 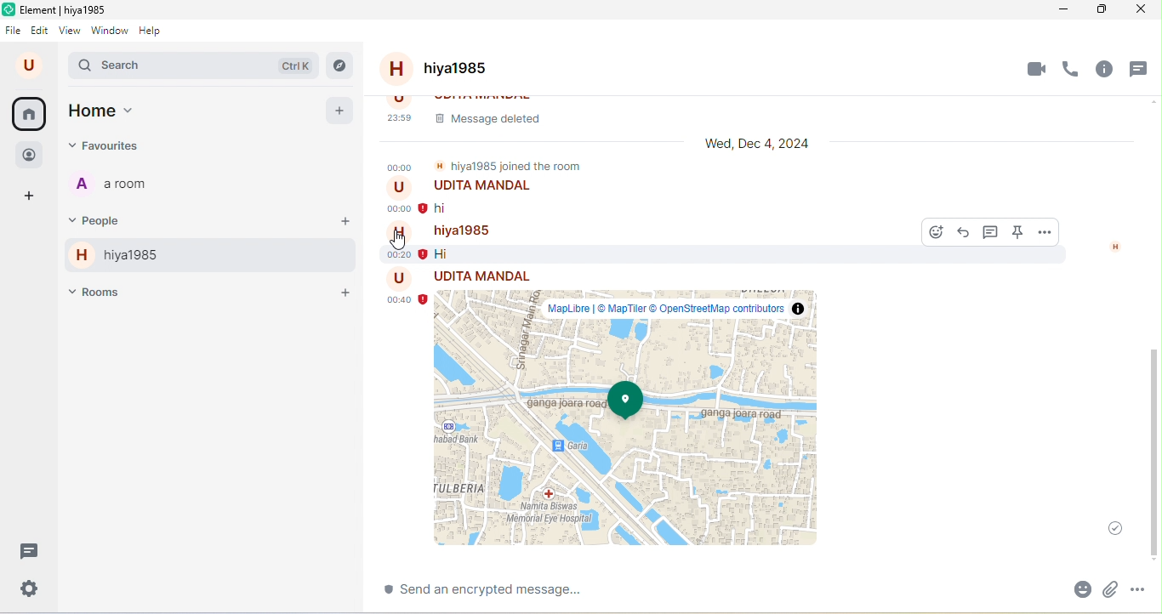 What do you see at coordinates (1019, 234) in the screenshot?
I see `pin` at bounding box center [1019, 234].